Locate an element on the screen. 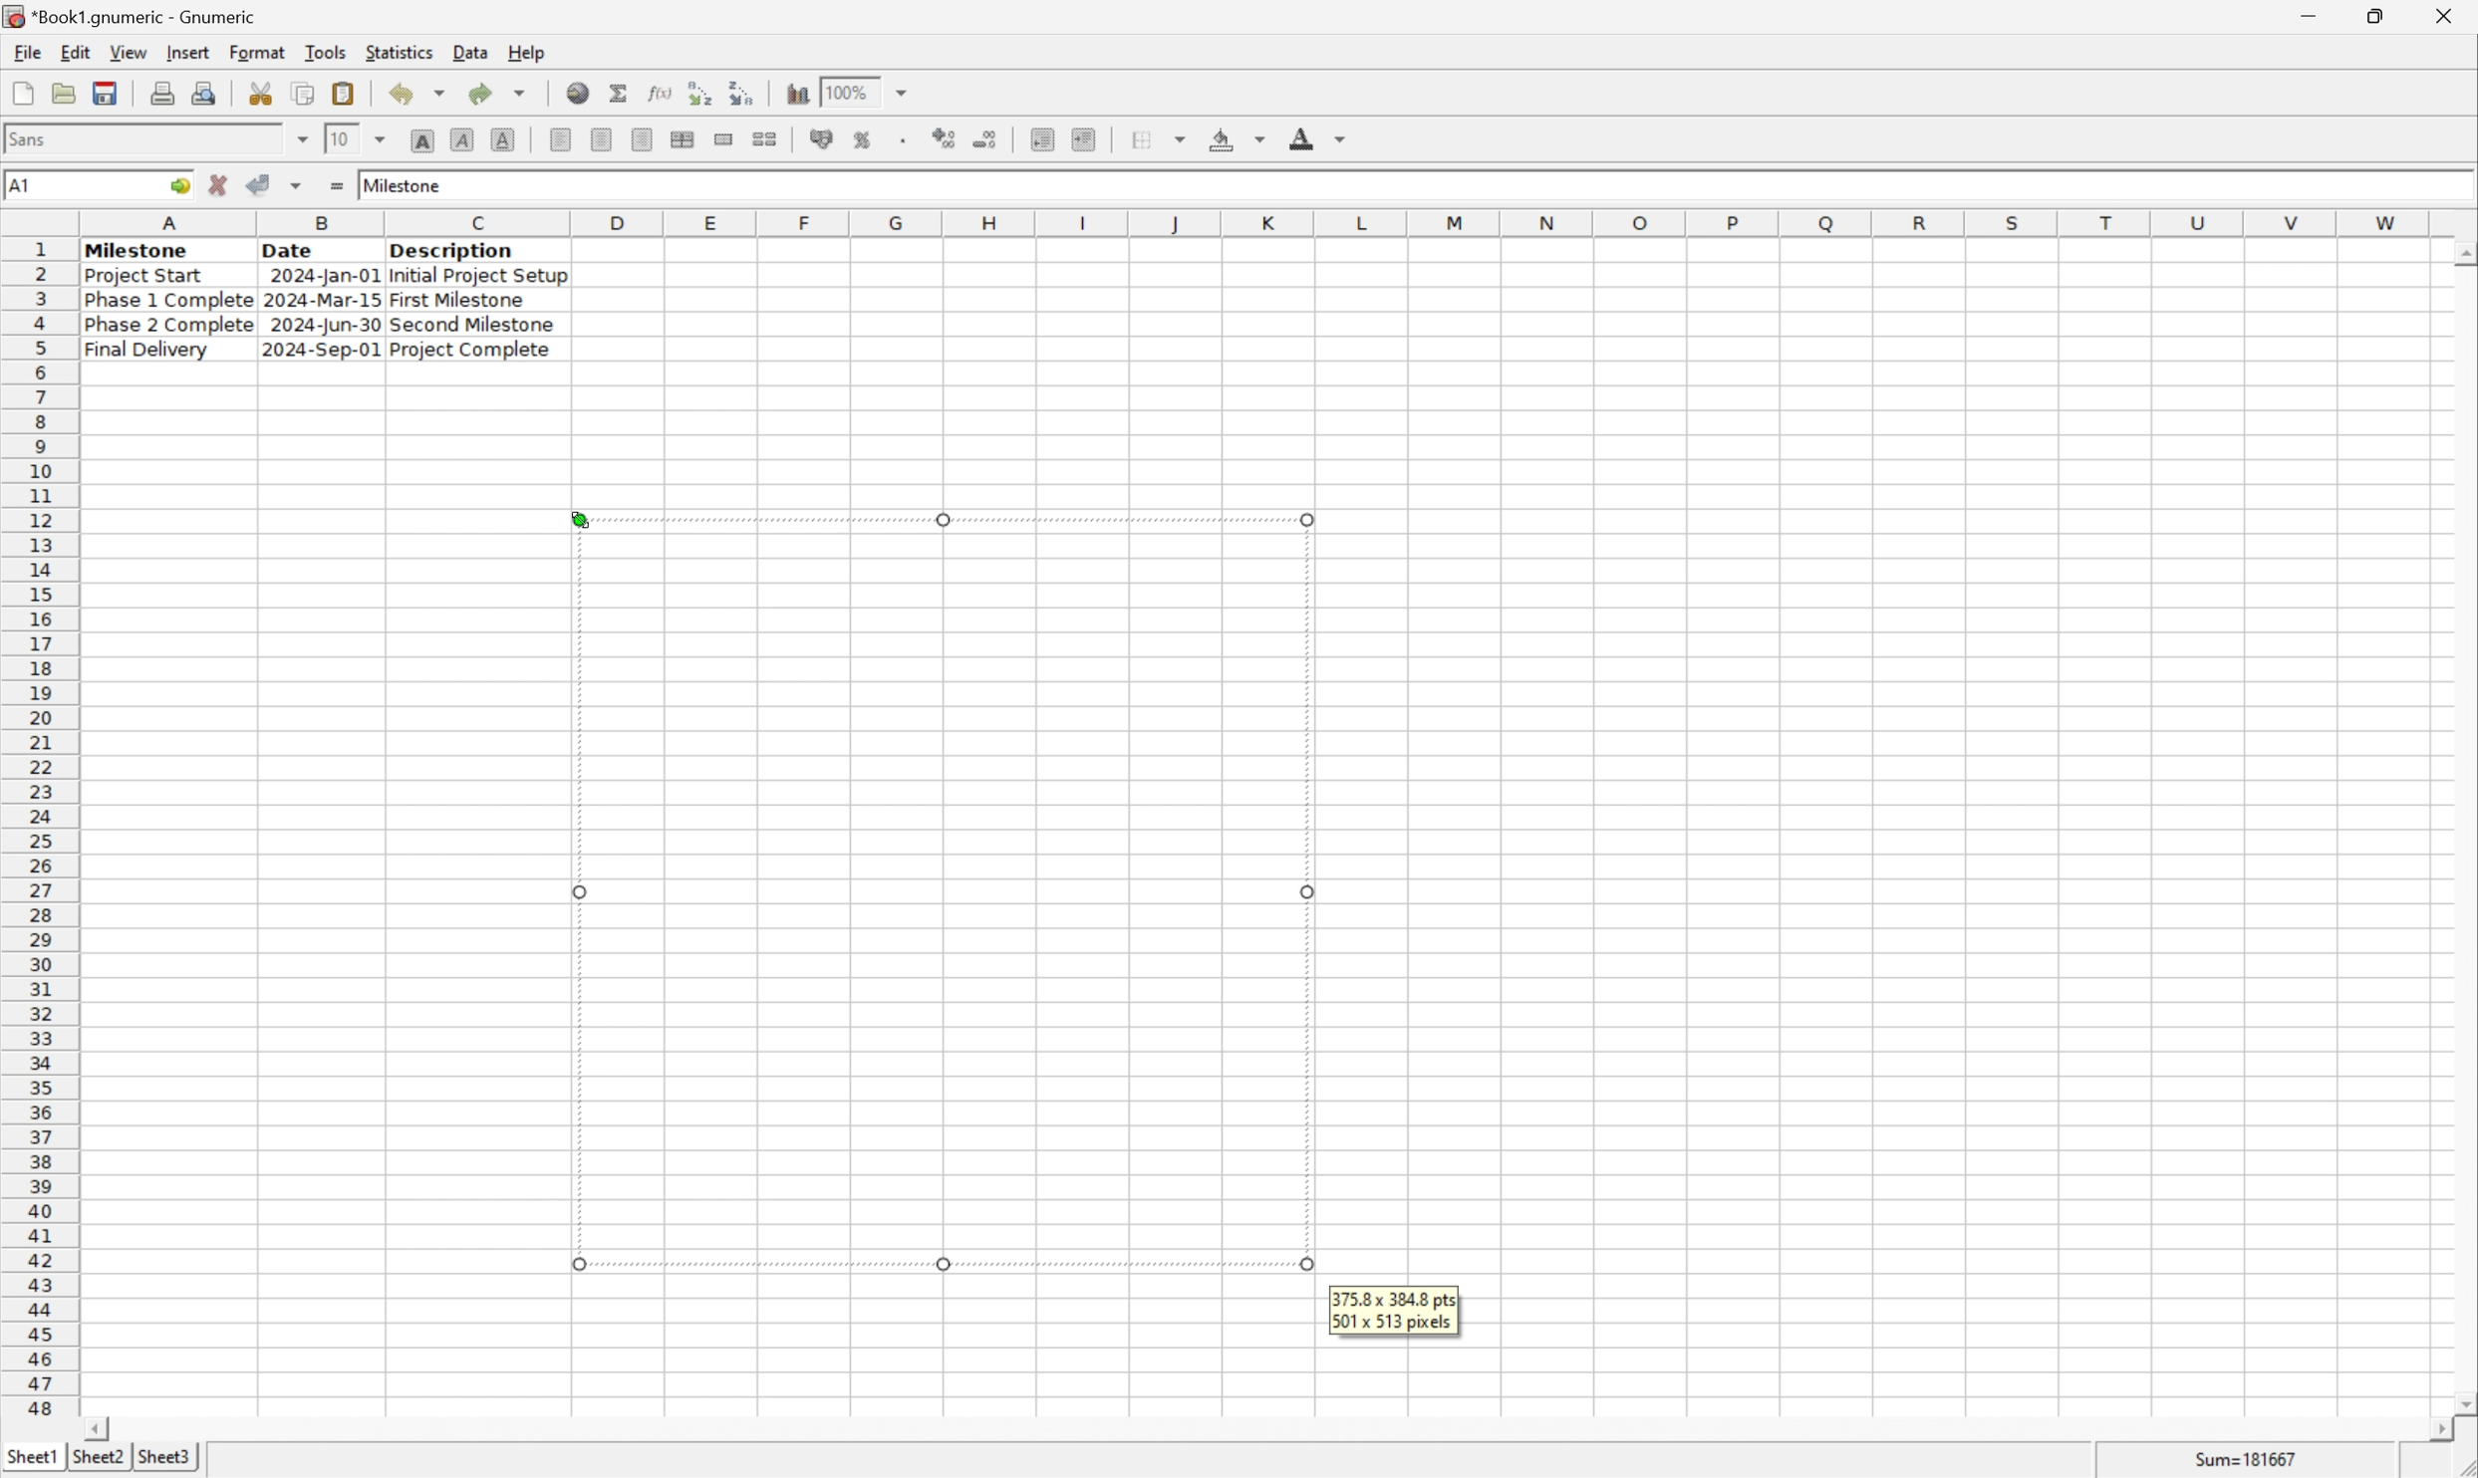 The width and height of the screenshot is (2478, 1478). open a file is located at coordinates (67, 93).